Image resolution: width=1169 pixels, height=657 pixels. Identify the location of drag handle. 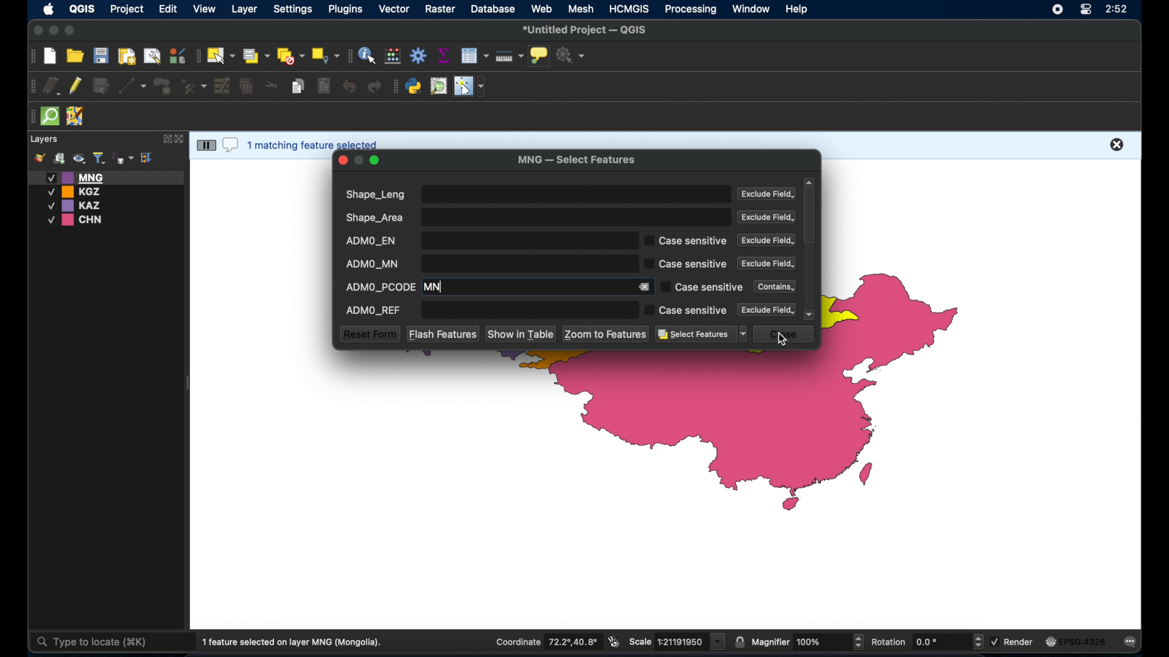
(30, 116).